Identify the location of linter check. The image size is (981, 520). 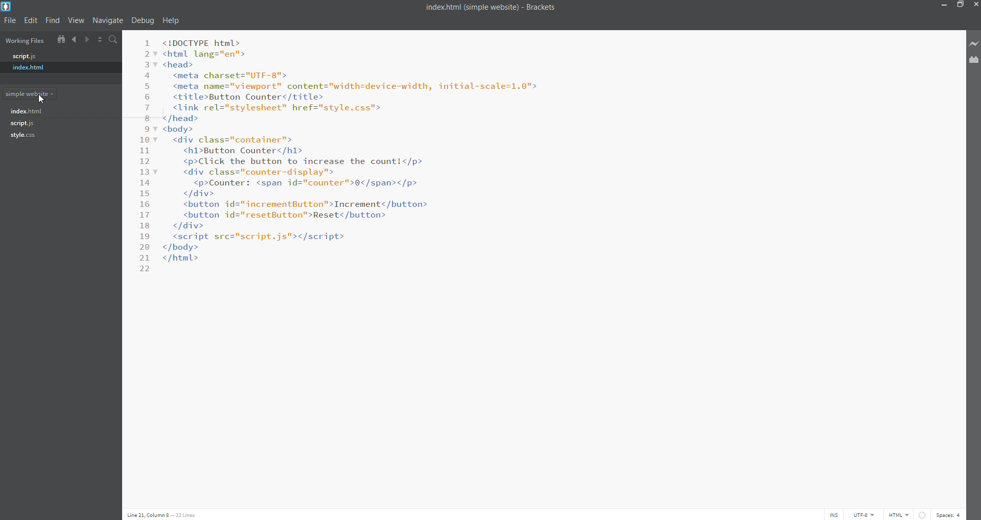
(924, 514).